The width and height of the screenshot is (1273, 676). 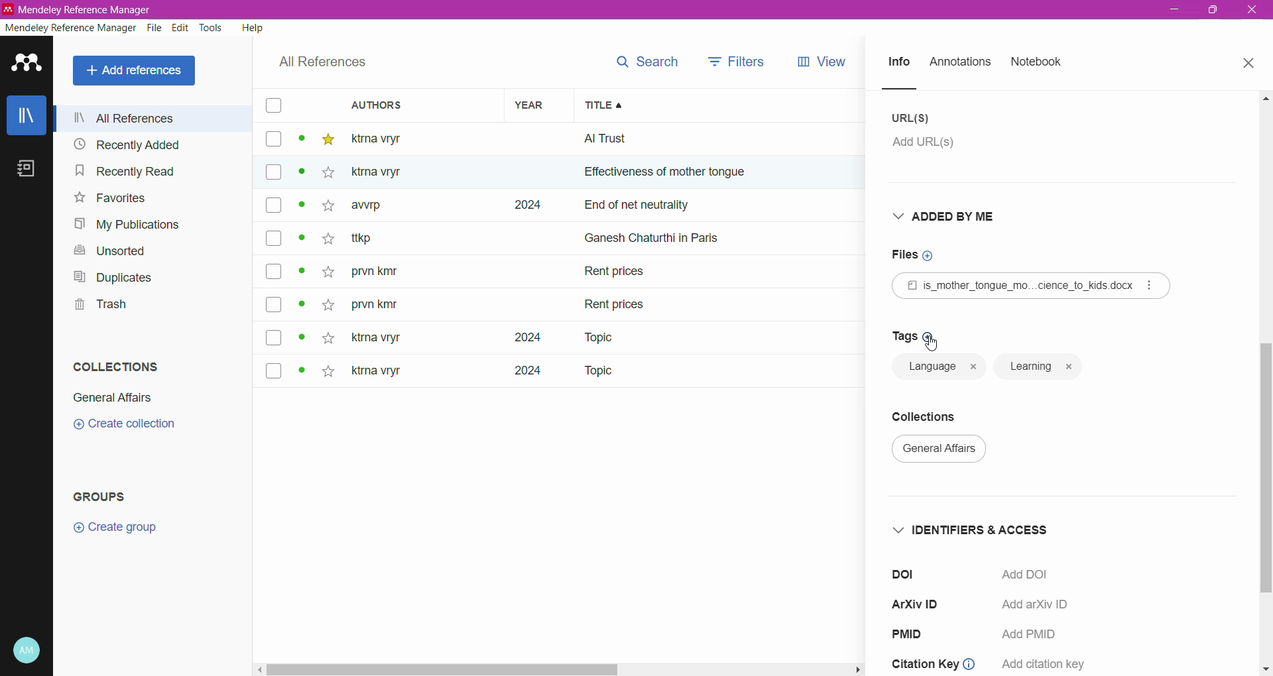 What do you see at coordinates (383, 272) in the screenshot?
I see `prvn kity` at bounding box center [383, 272].